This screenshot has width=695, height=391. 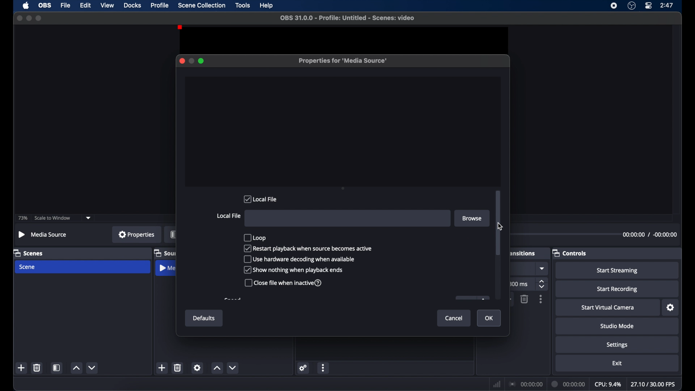 I want to click on loop, so click(x=256, y=237).